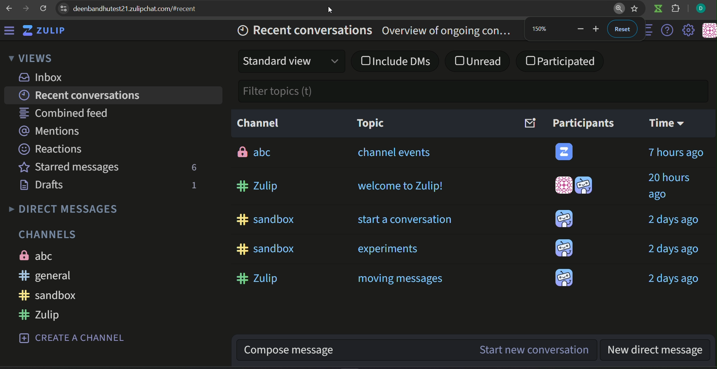 The image size is (717, 369). Describe the element at coordinates (266, 248) in the screenshot. I see `#sandbox` at that location.